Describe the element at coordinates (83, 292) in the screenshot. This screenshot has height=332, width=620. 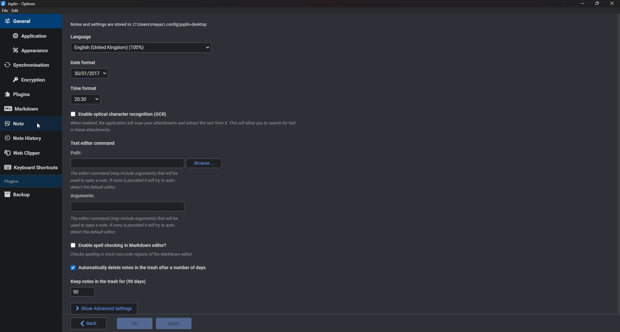
I see `90` at that location.